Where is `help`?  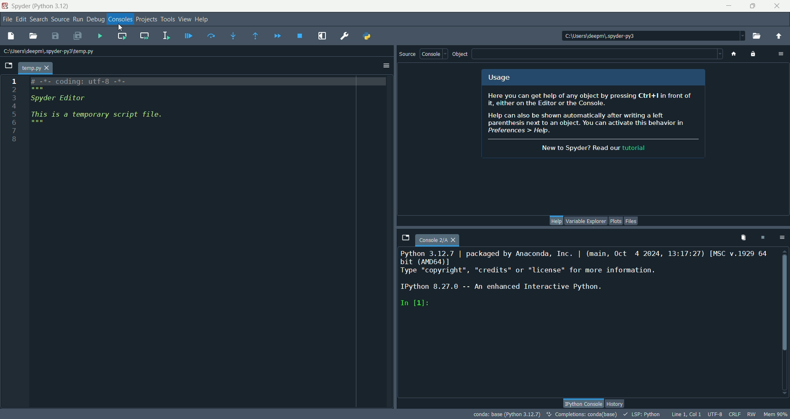
help is located at coordinates (556, 221).